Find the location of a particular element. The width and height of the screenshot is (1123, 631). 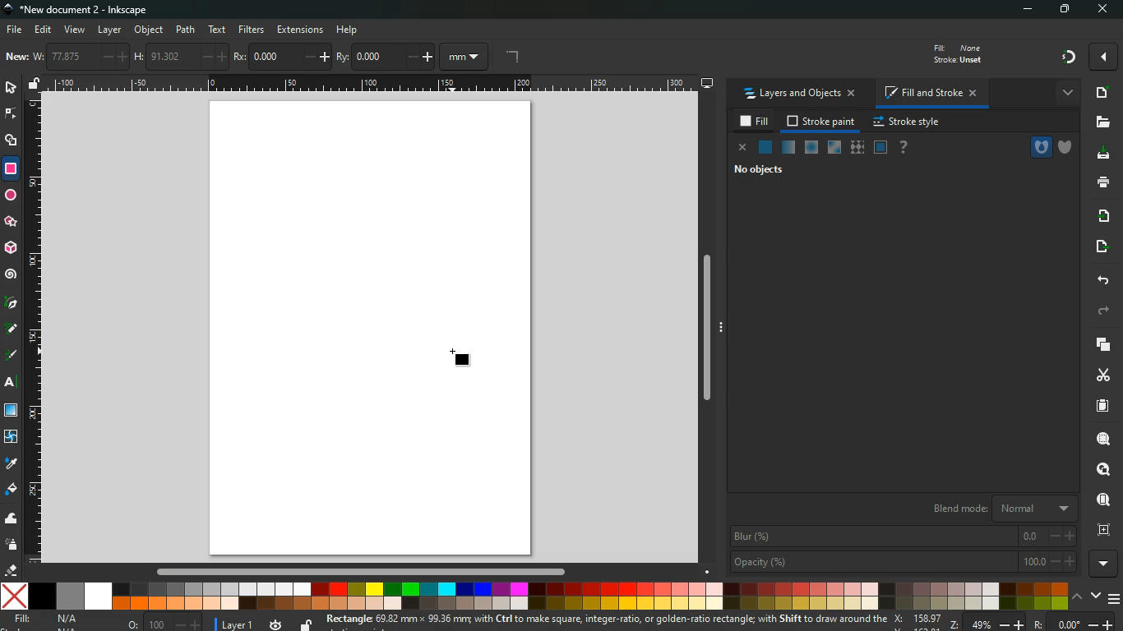

fill and stroke is located at coordinates (931, 92).